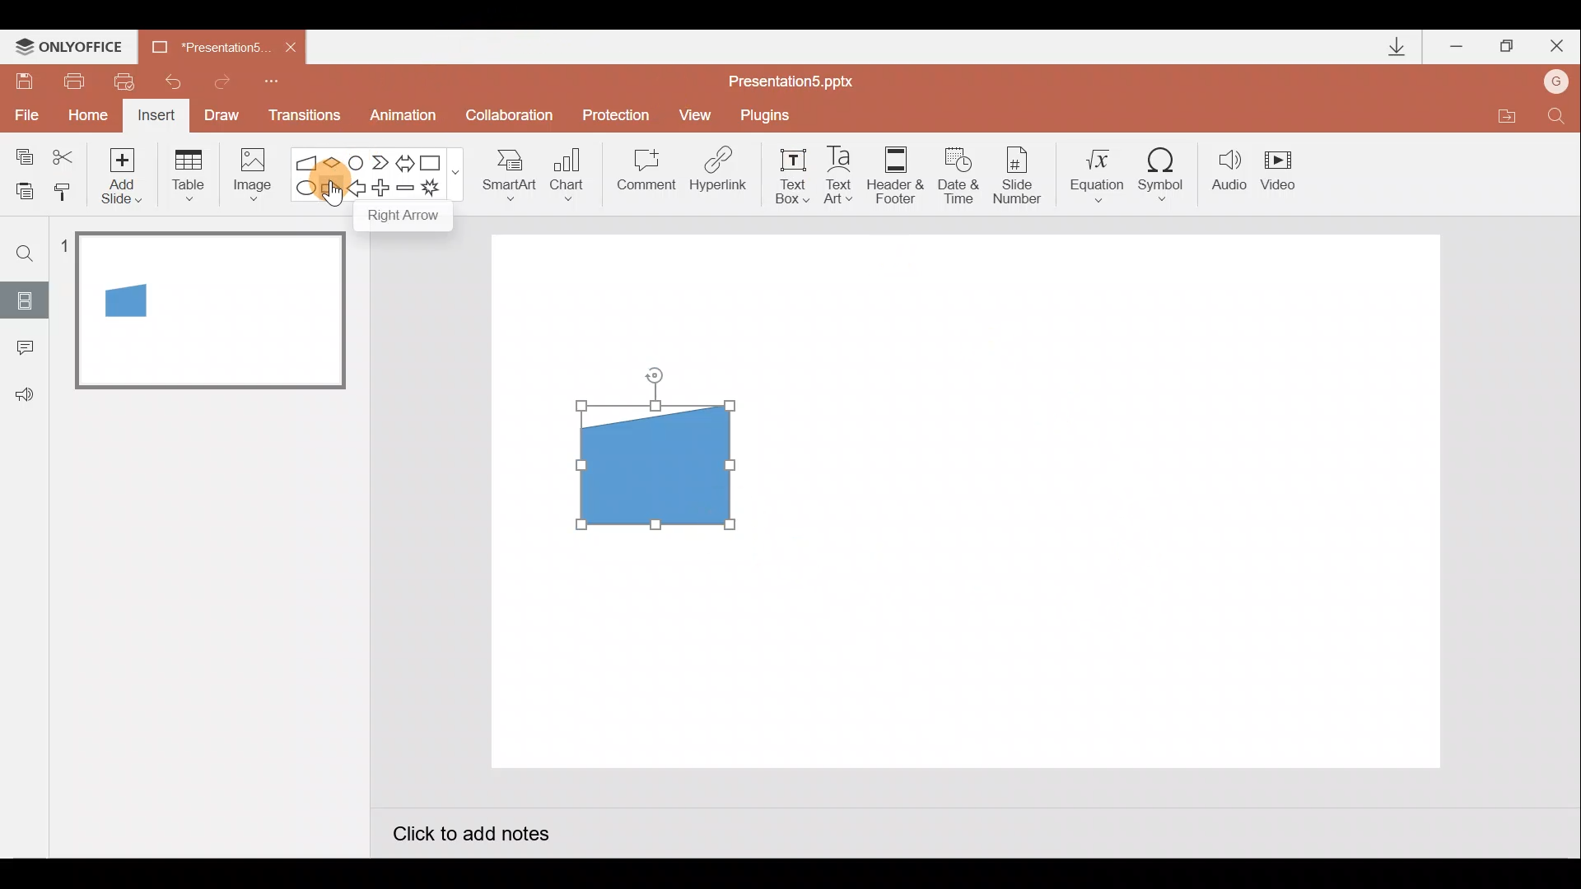  I want to click on Date & time, so click(954, 171).